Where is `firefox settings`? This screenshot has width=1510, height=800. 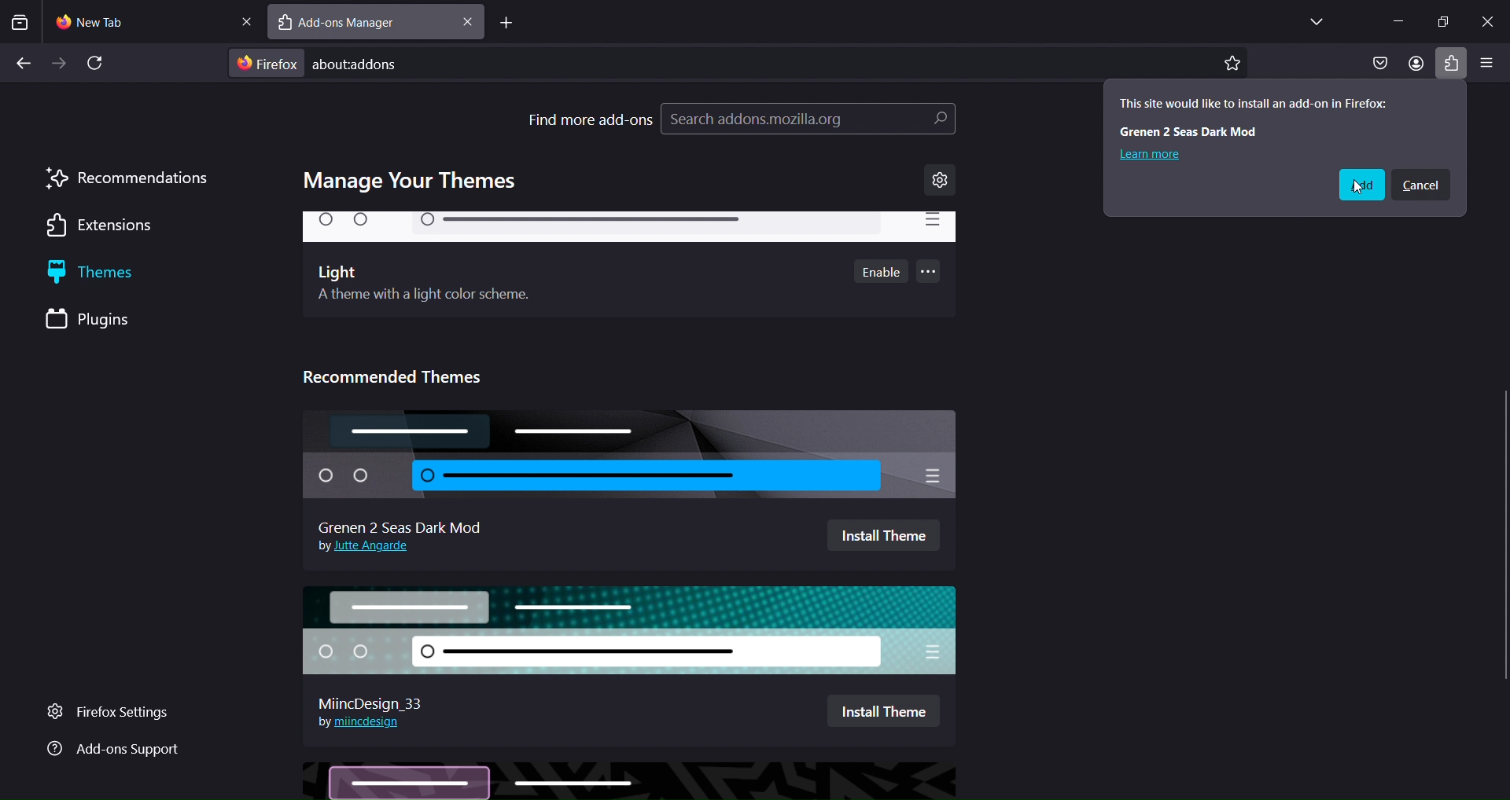
firefox settings is located at coordinates (120, 713).